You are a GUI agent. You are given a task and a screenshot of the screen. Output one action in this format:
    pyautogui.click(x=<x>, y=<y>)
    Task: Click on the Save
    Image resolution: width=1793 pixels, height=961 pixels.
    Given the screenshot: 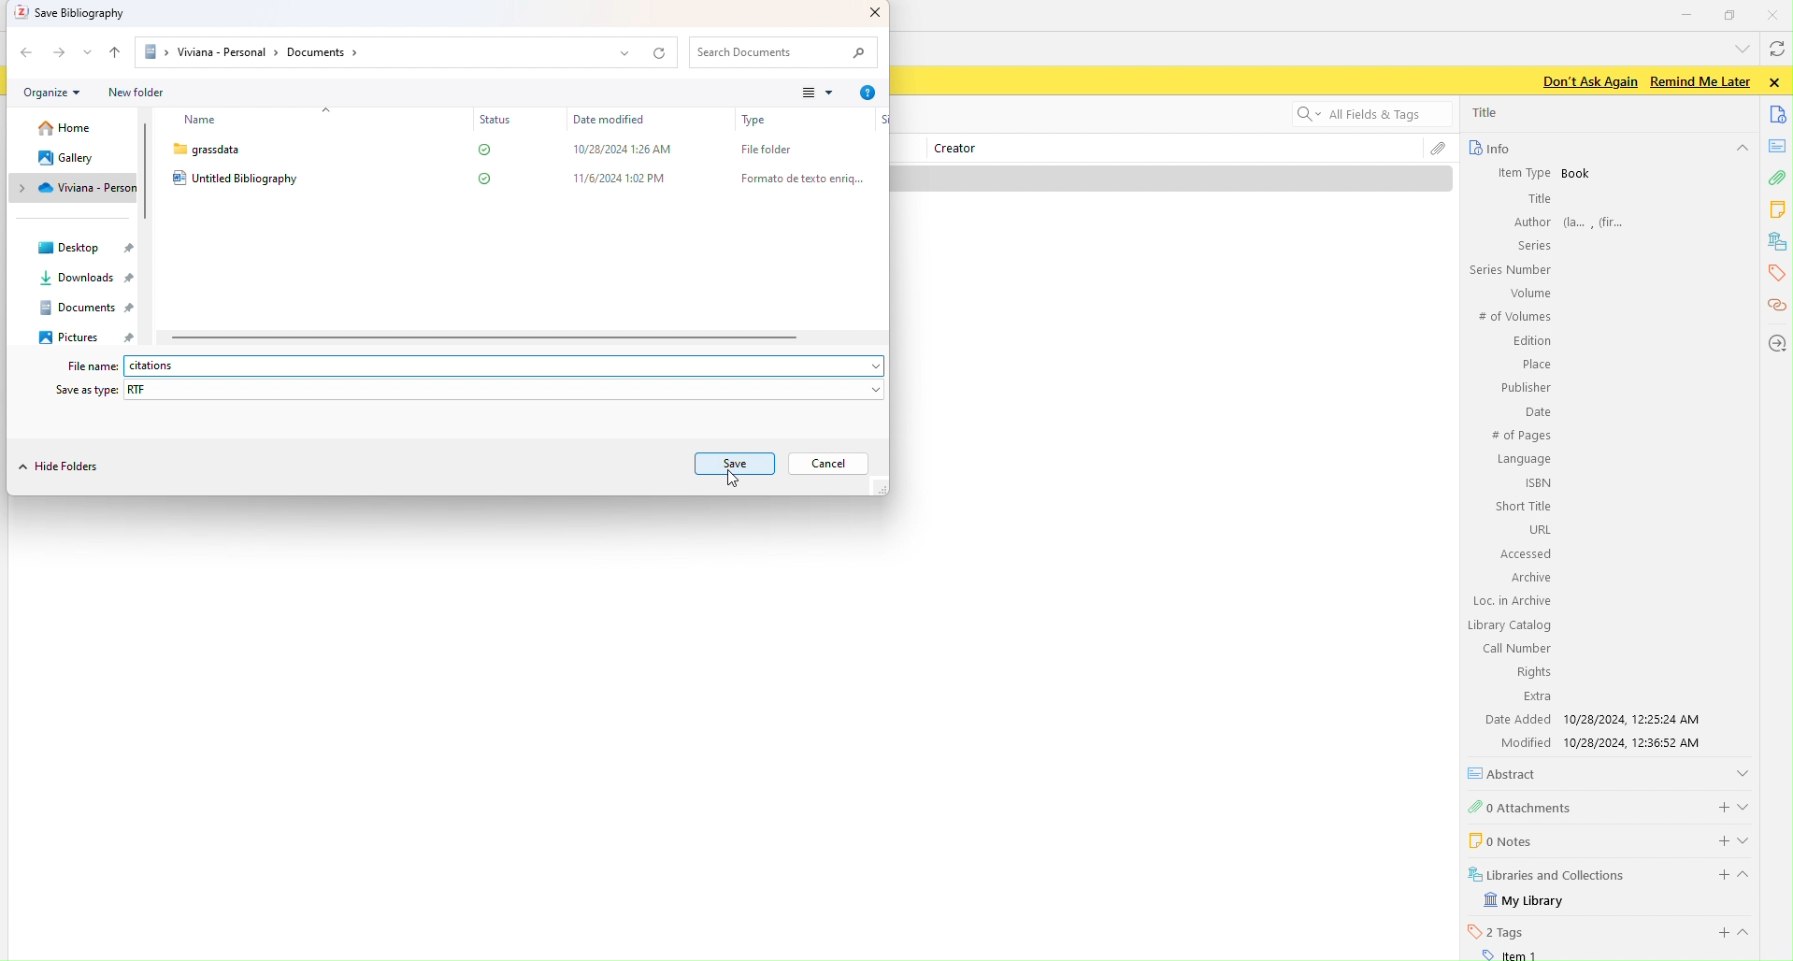 What is the action you would take?
    pyautogui.click(x=738, y=464)
    